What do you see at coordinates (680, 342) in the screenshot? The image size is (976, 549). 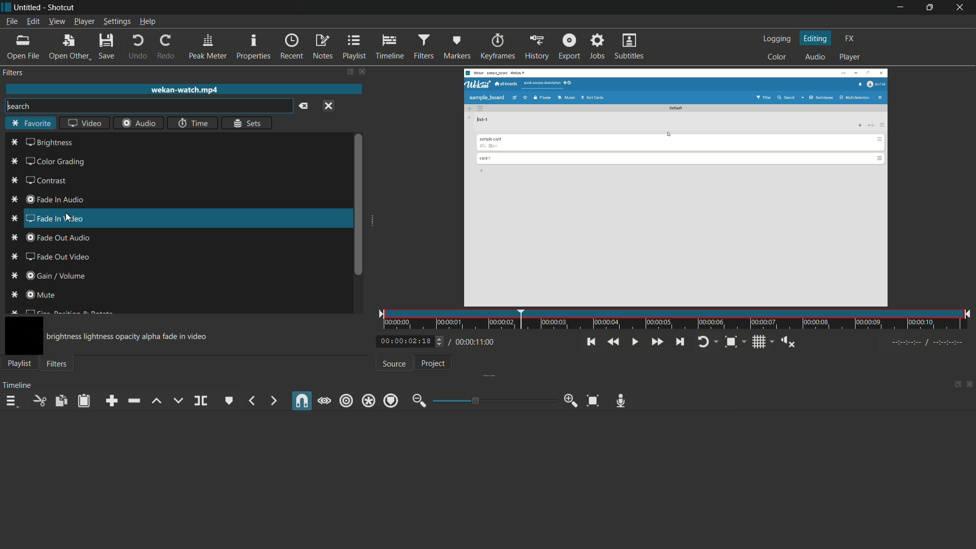 I see `skip to the next point` at bounding box center [680, 342].